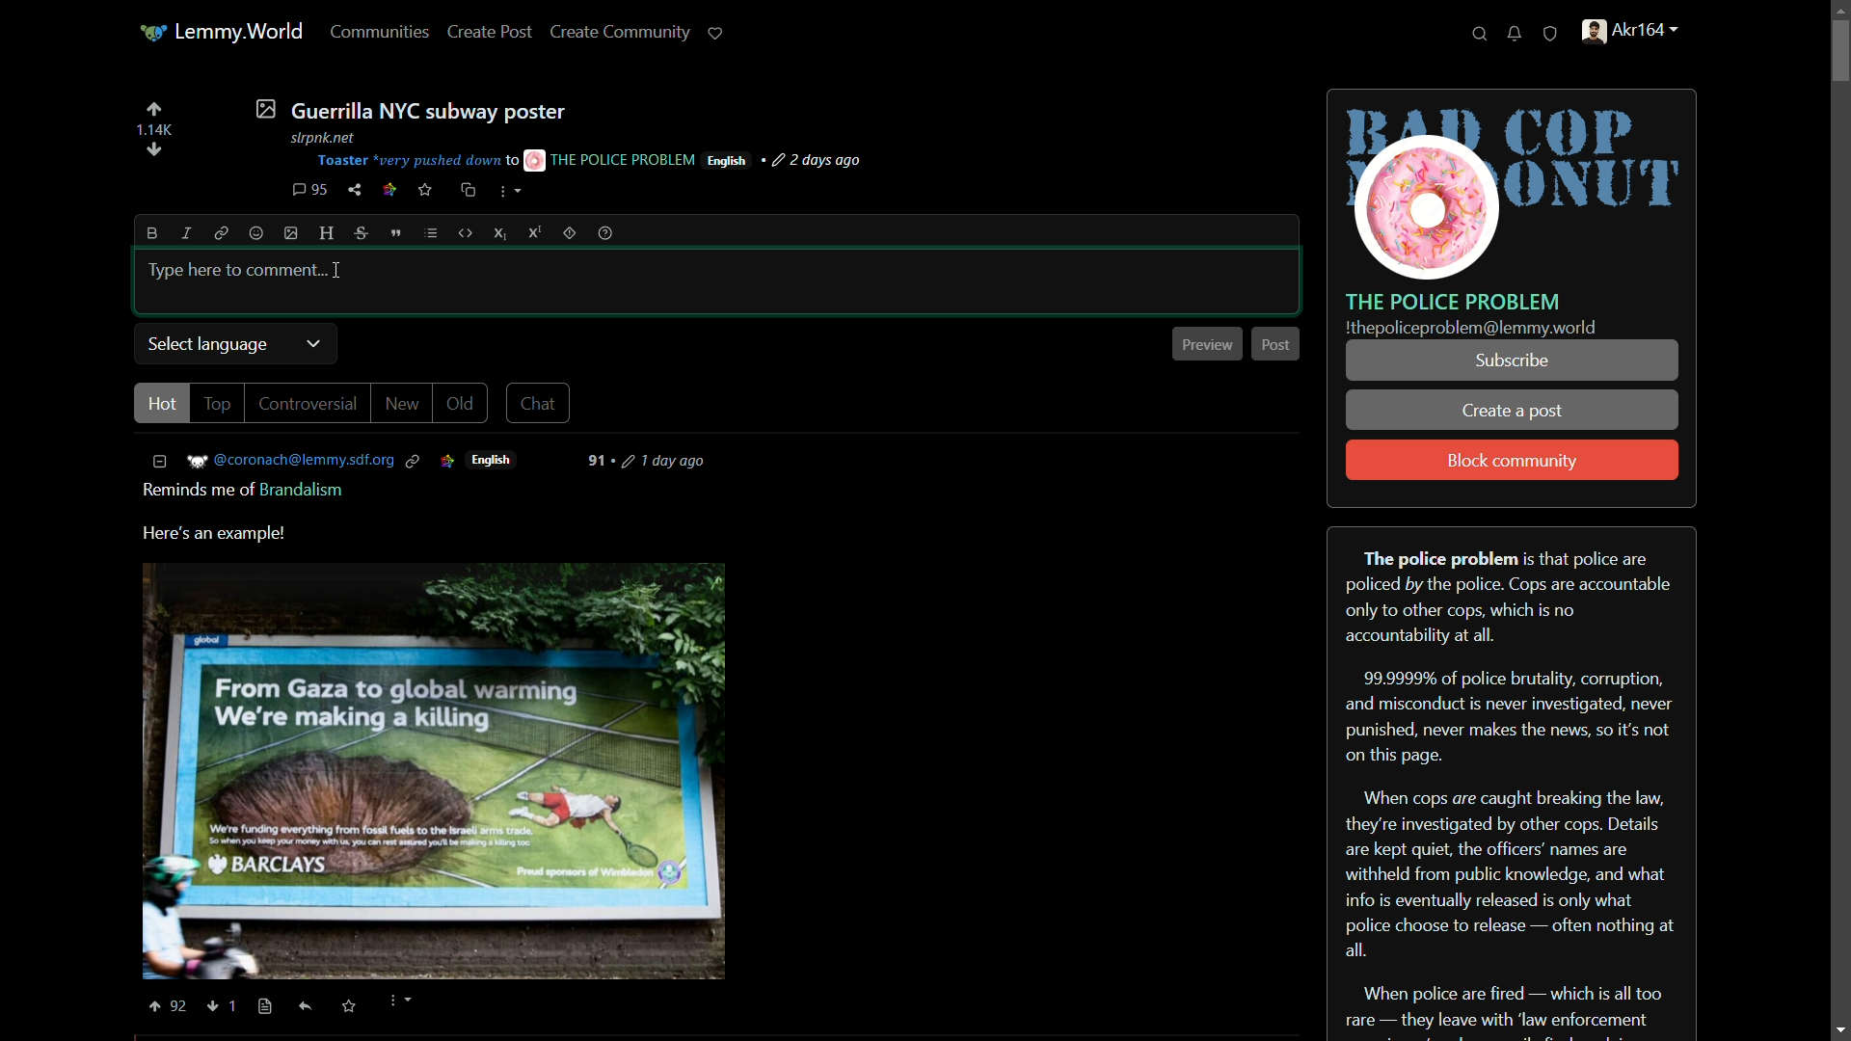 This screenshot has width=1851, height=1041. I want to click on Toaster "very pushed down t0, so click(416, 161).